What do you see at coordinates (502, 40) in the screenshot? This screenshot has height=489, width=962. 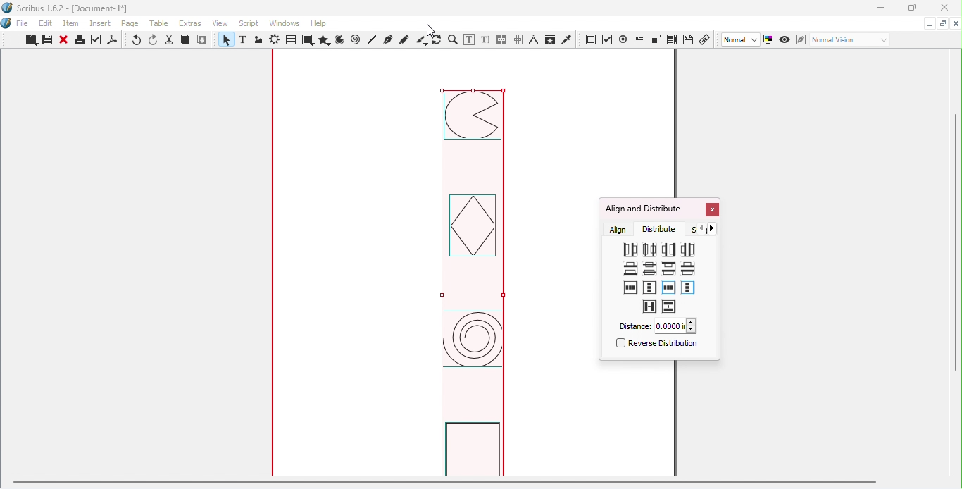 I see `Link text frames` at bounding box center [502, 40].